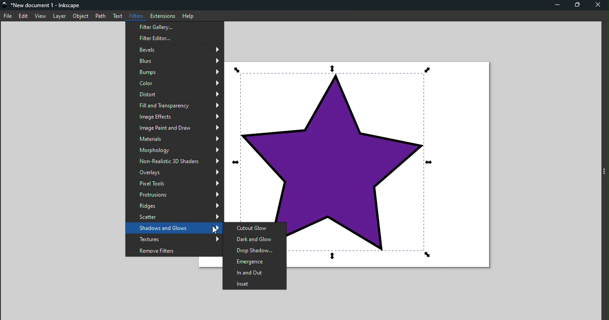 This screenshot has width=609, height=320. I want to click on Filters, so click(136, 16).